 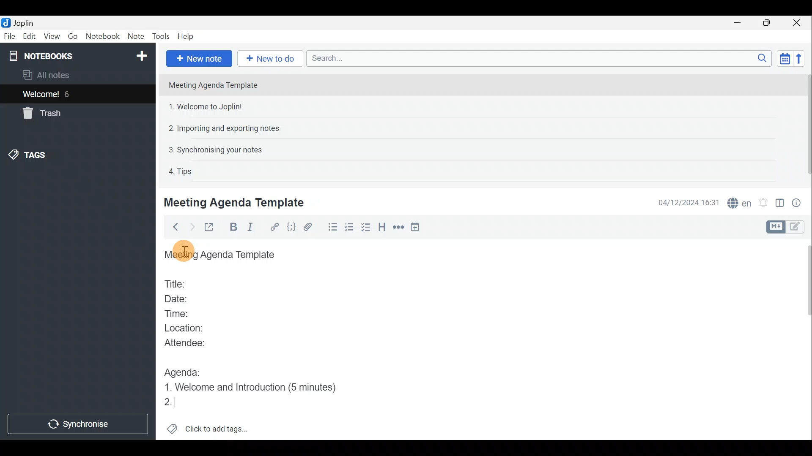 What do you see at coordinates (222, 255) in the screenshot?
I see `Meeting Agenda Template` at bounding box center [222, 255].